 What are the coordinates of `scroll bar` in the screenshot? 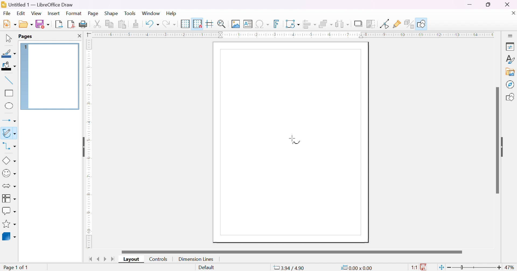 It's located at (292, 252).